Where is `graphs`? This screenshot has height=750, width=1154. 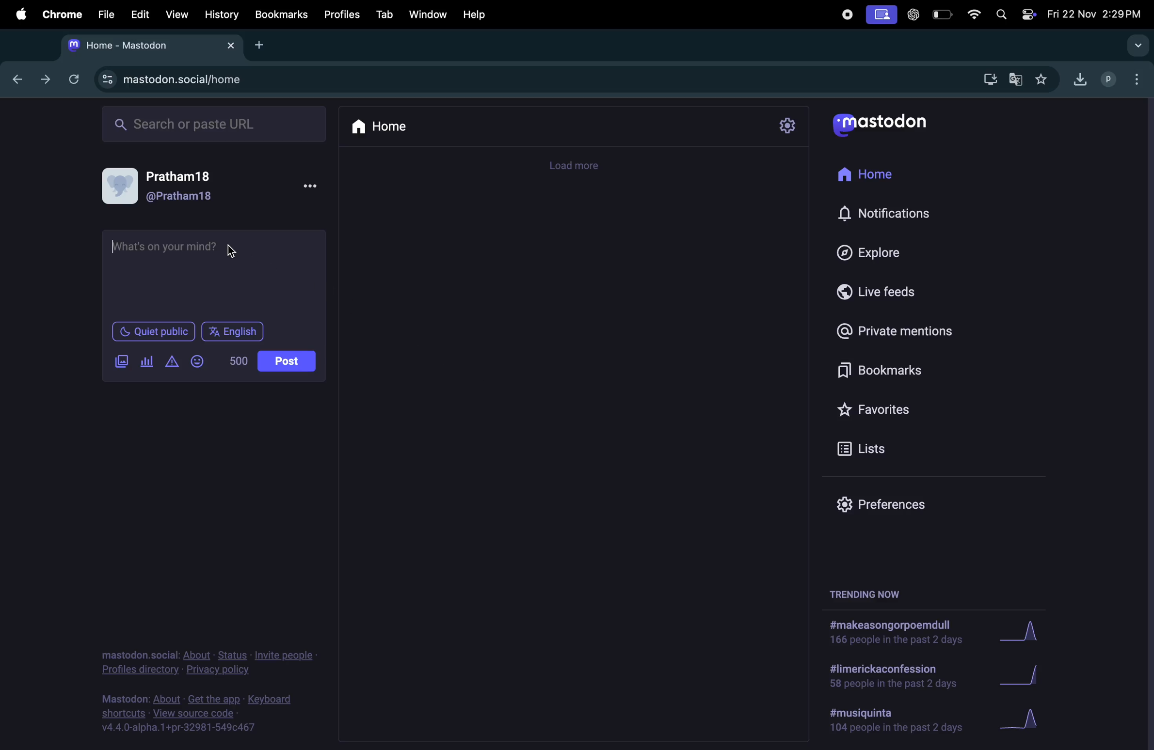 graphs is located at coordinates (1029, 674).